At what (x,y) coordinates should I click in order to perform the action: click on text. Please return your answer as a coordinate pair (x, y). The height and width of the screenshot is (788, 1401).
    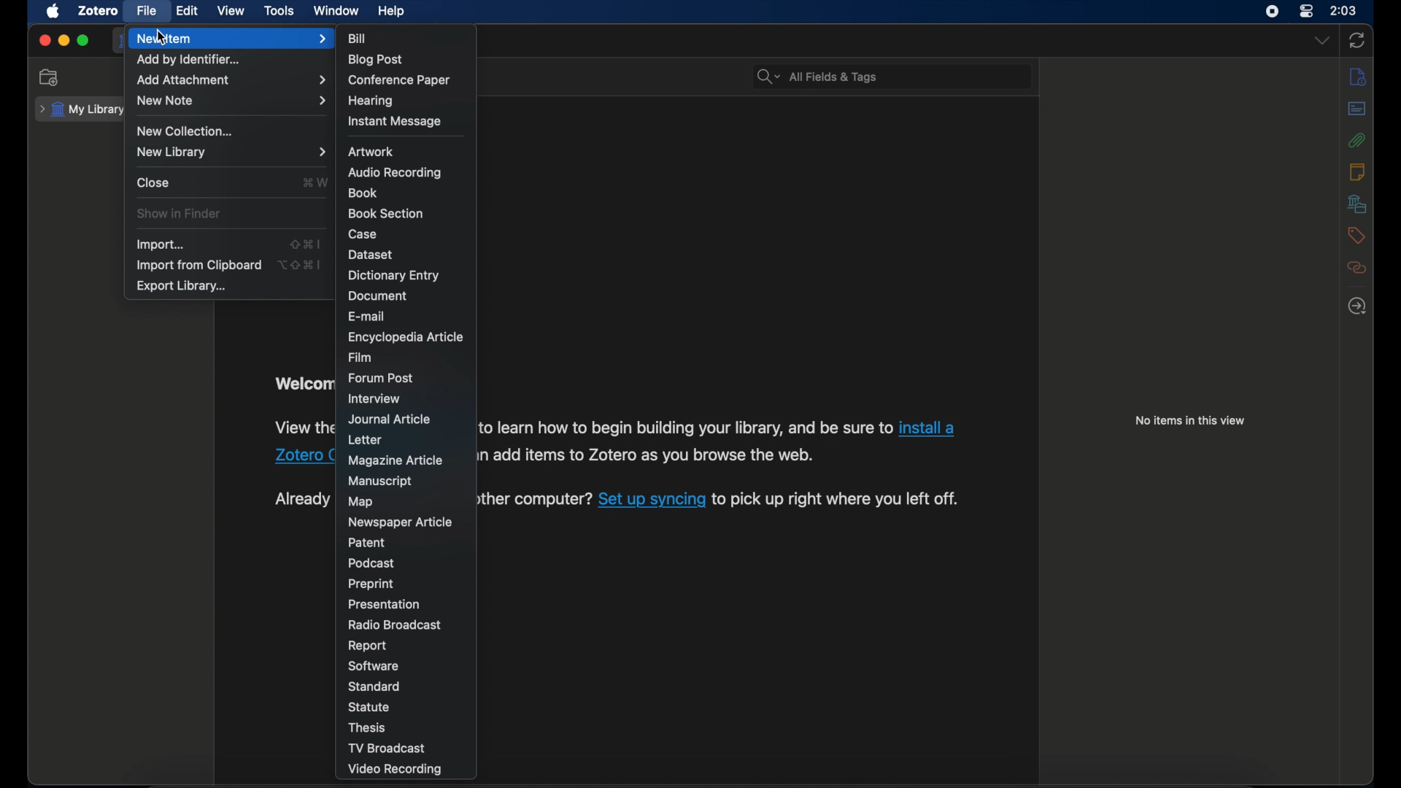
    Looking at the image, I should click on (685, 428).